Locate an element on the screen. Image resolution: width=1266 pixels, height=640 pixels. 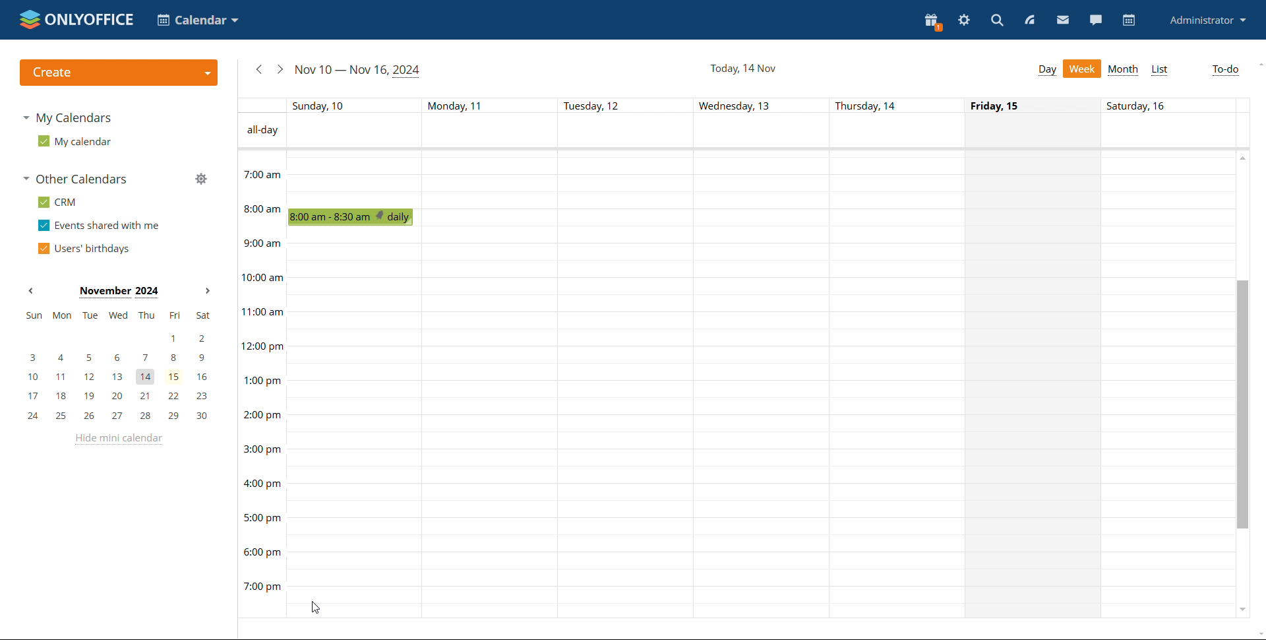
users' birthdays is located at coordinates (83, 248).